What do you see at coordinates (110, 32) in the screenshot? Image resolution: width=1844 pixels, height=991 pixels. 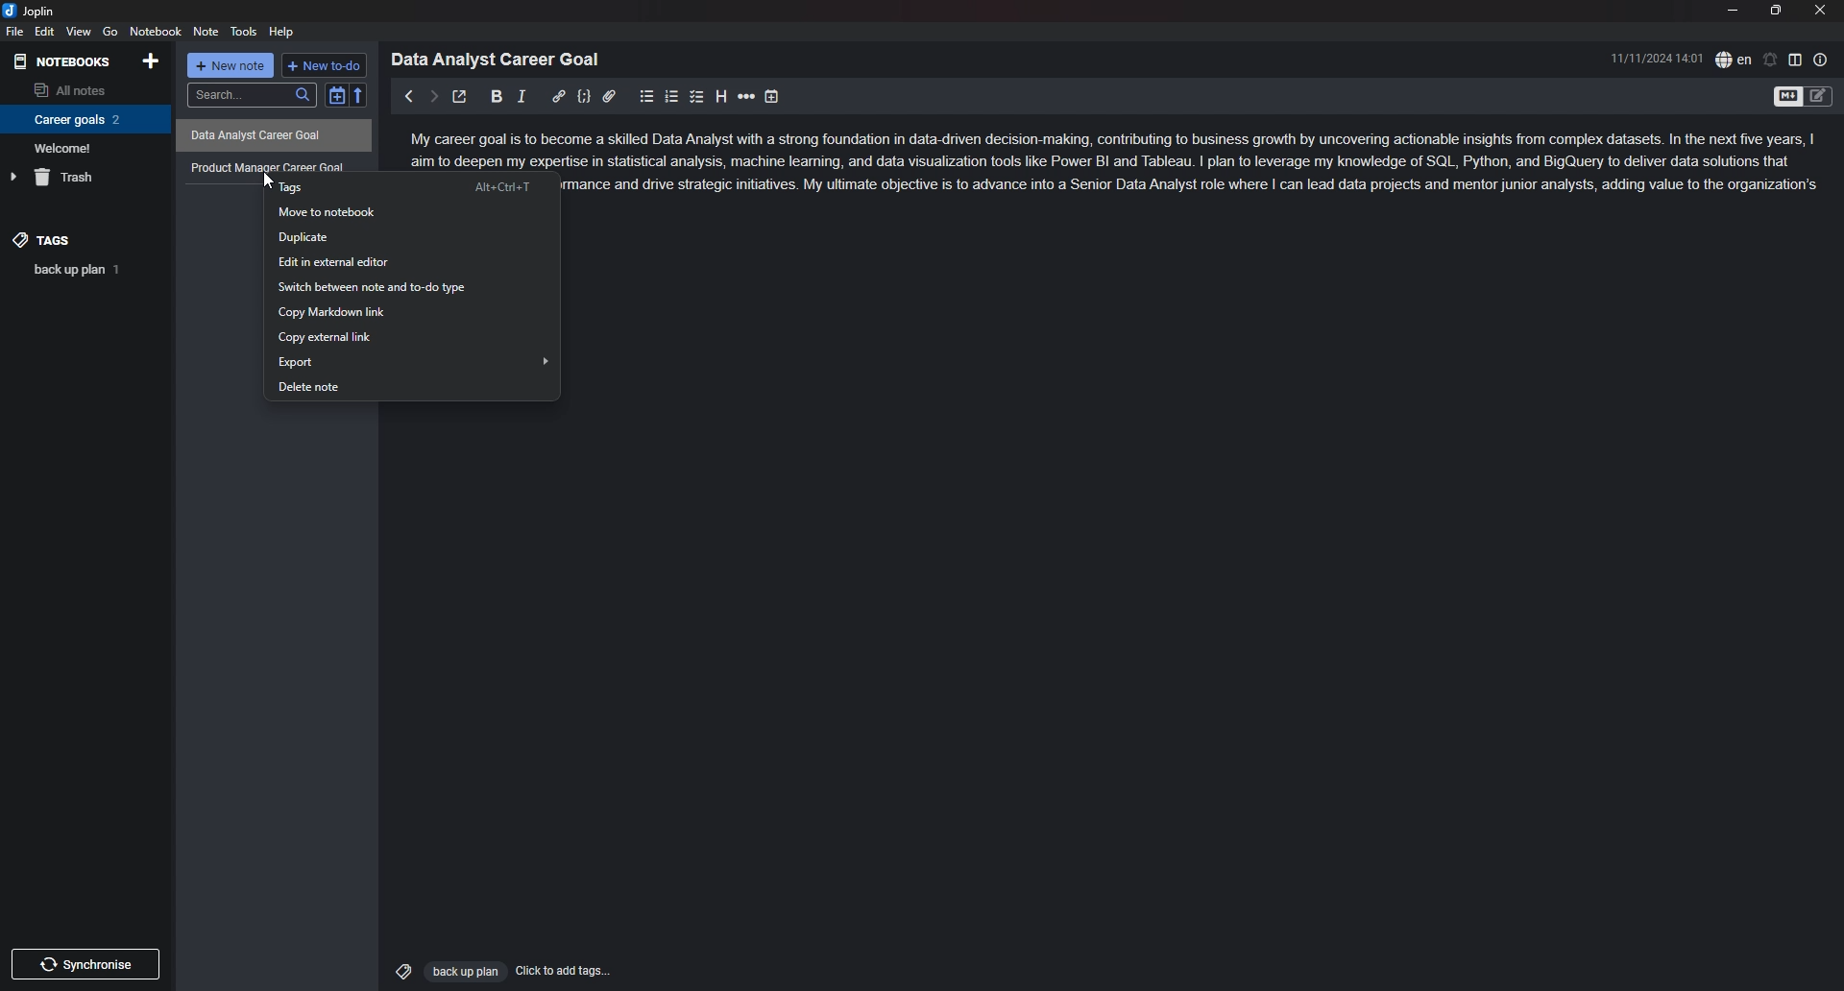 I see `go` at bounding box center [110, 32].